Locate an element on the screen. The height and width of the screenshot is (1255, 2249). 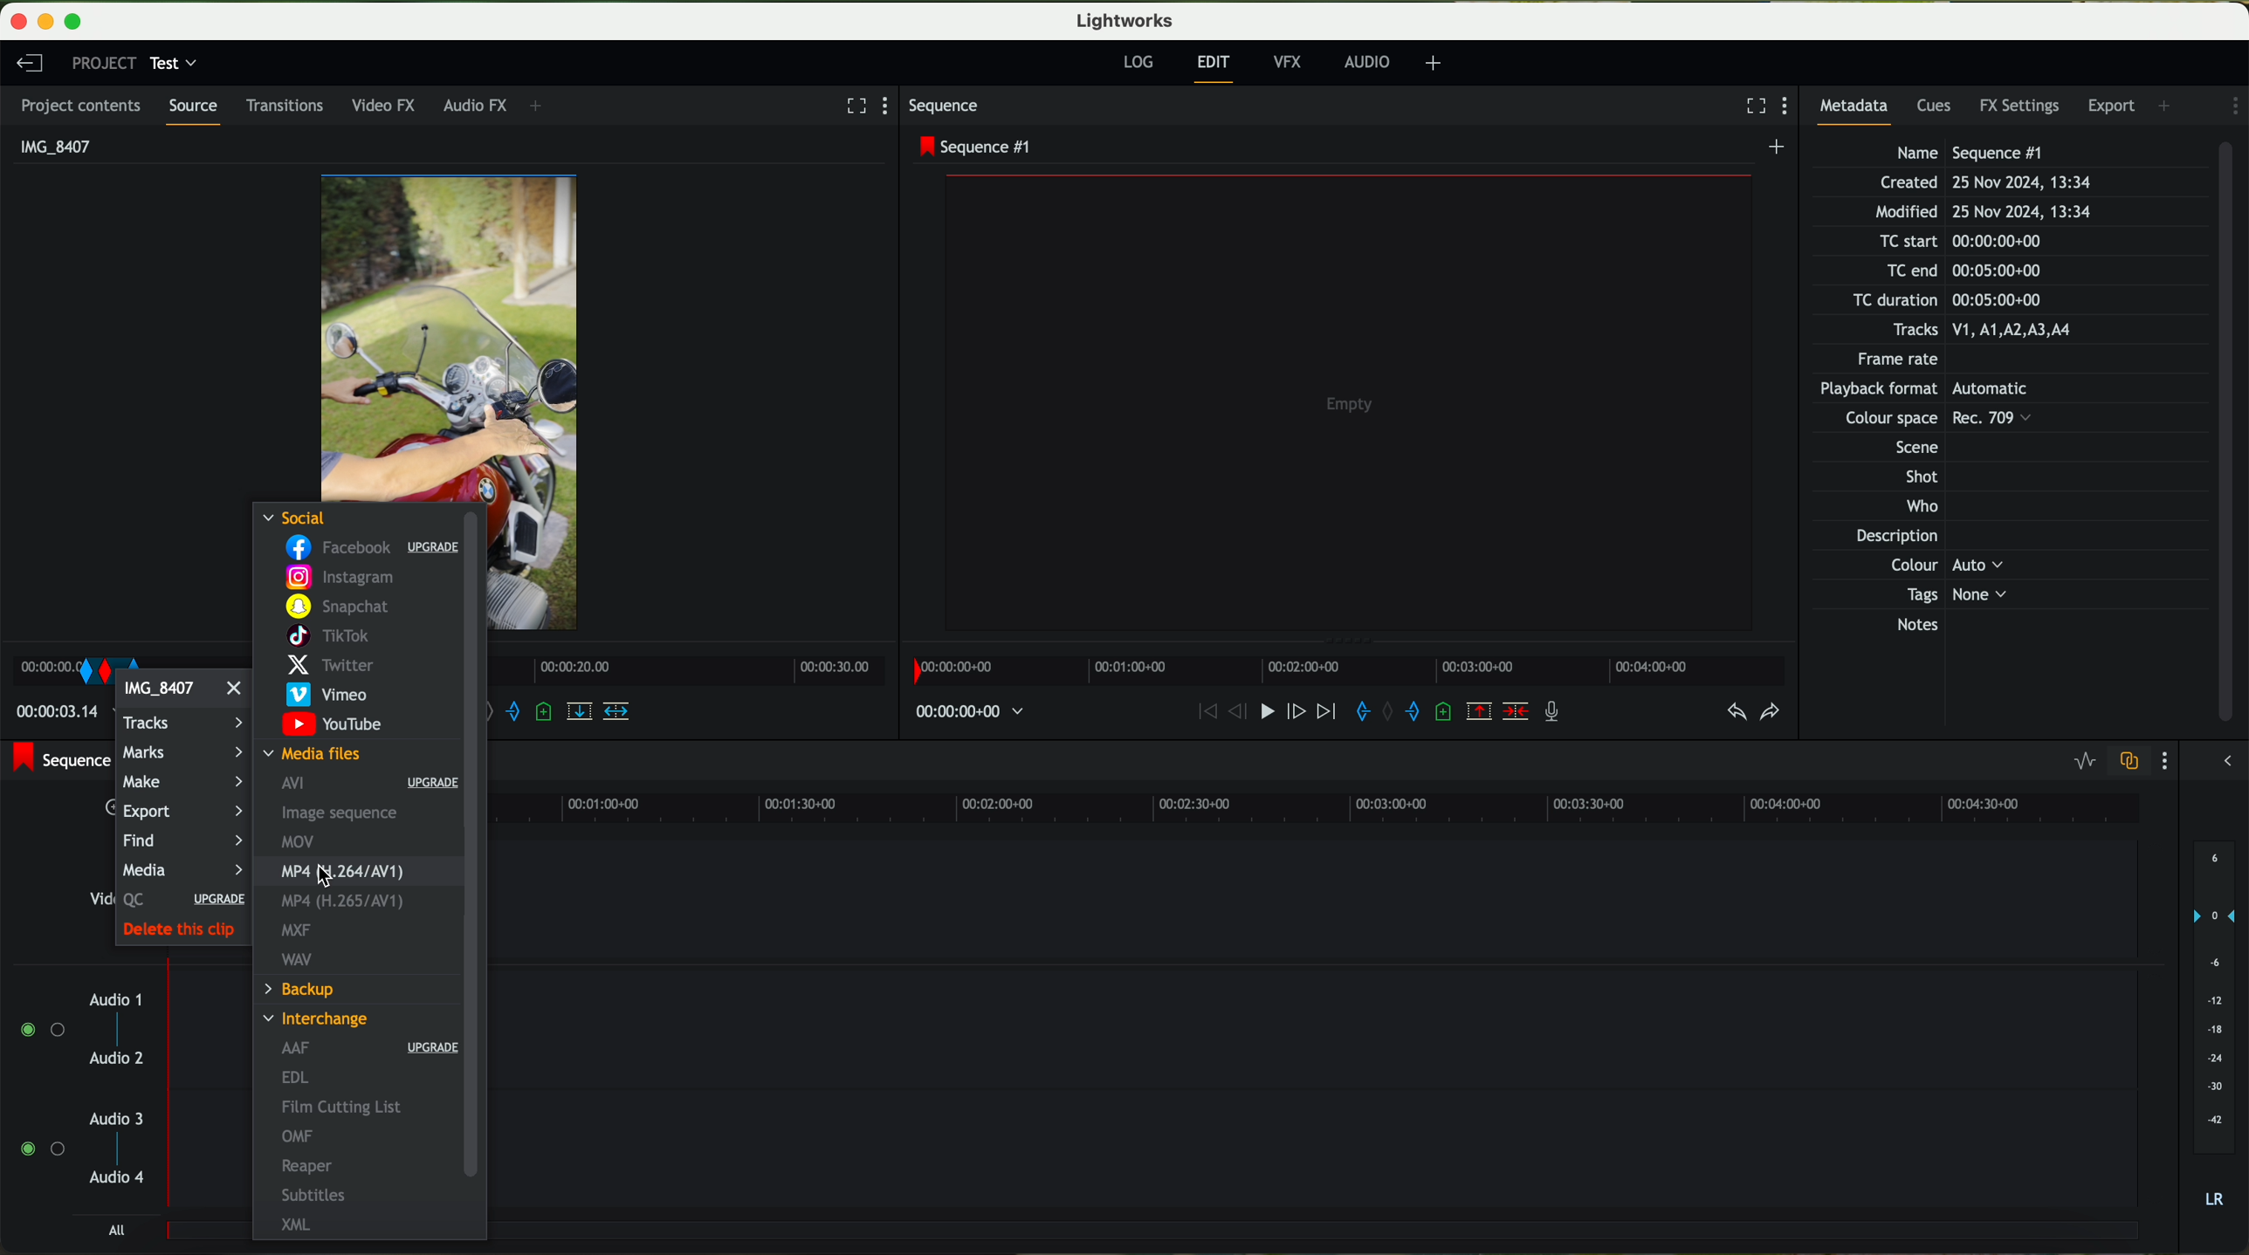
transitions is located at coordinates (289, 105).